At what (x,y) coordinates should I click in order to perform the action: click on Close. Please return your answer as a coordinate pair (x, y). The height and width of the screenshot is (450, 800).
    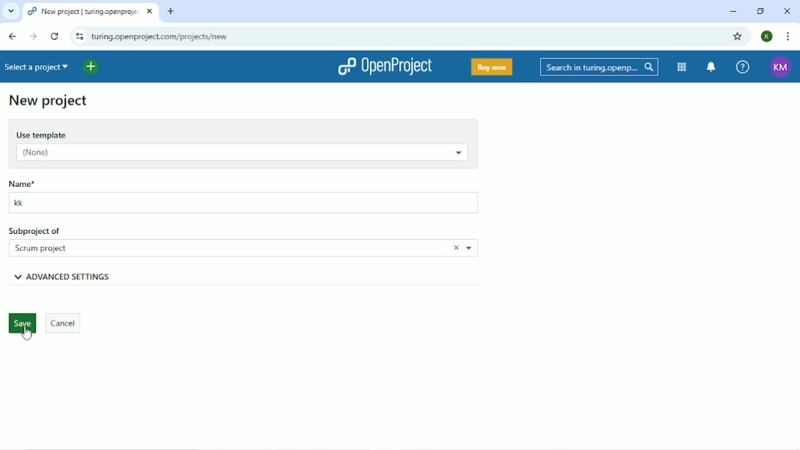
    Looking at the image, I should click on (451, 248).